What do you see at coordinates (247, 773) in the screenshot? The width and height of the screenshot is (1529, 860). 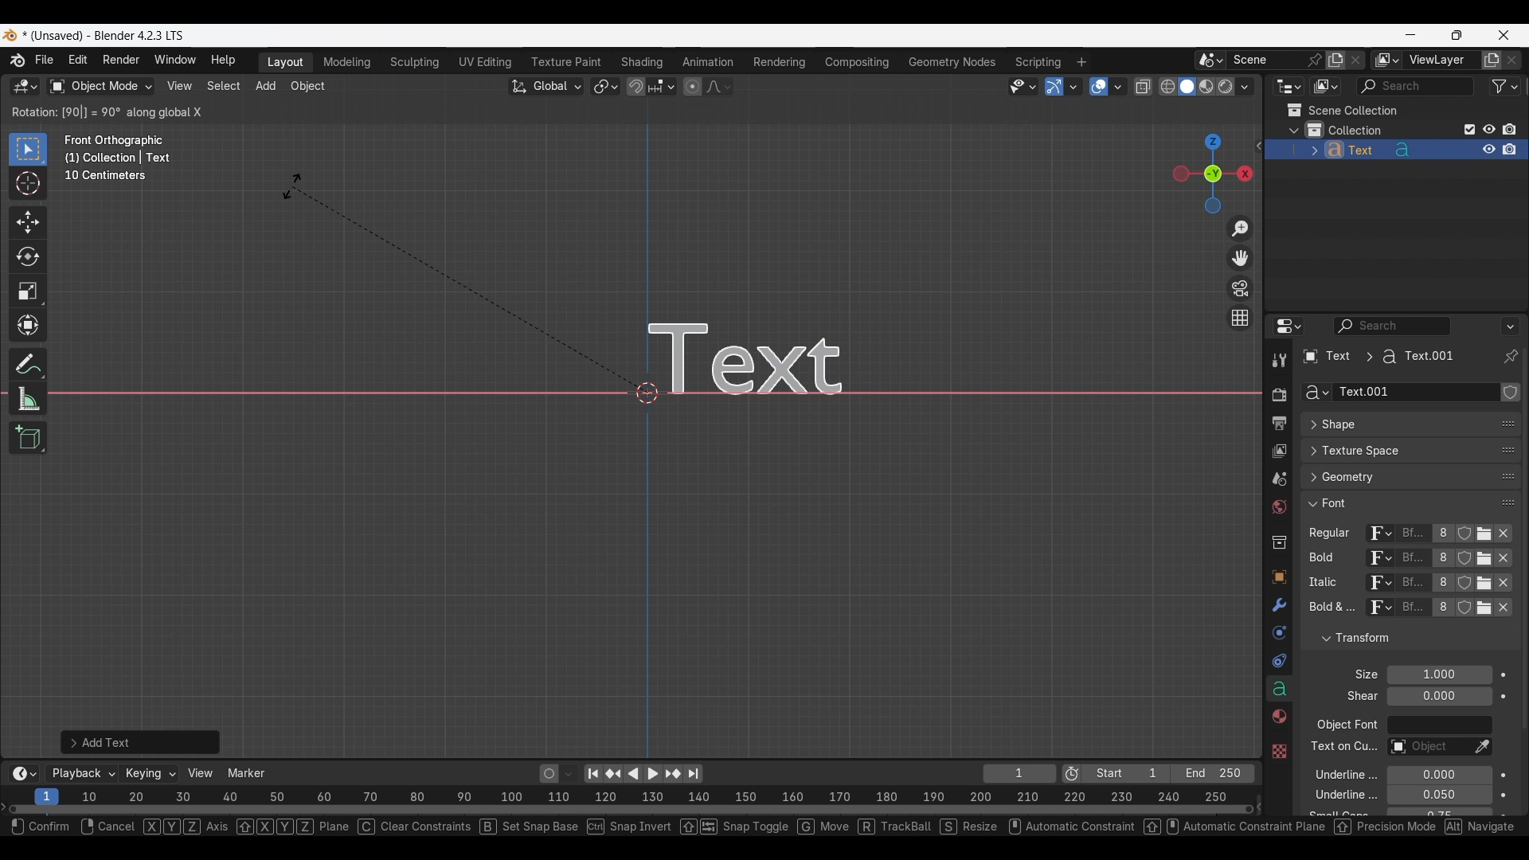 I see `Marker` at bounding box center [247, 773].